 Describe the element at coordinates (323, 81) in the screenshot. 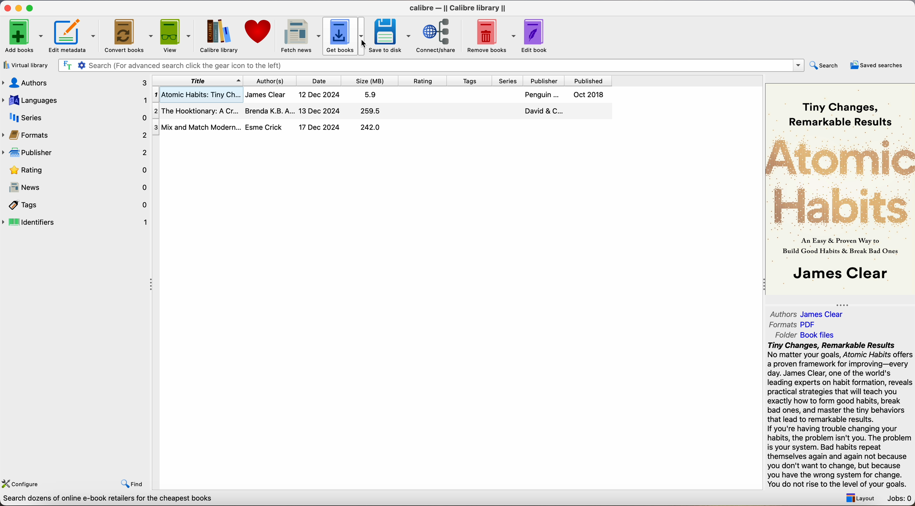

I see `date` at that location.